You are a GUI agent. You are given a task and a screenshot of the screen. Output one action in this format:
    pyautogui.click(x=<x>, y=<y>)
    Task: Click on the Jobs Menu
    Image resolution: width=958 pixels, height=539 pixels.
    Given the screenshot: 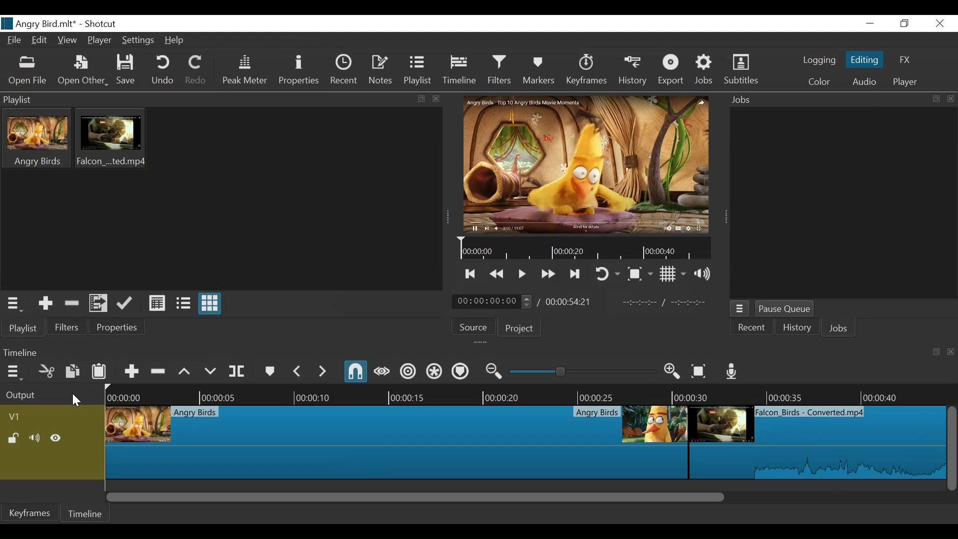 What is the action you would take?
    pyautogui.click(x=740, y=308)
    